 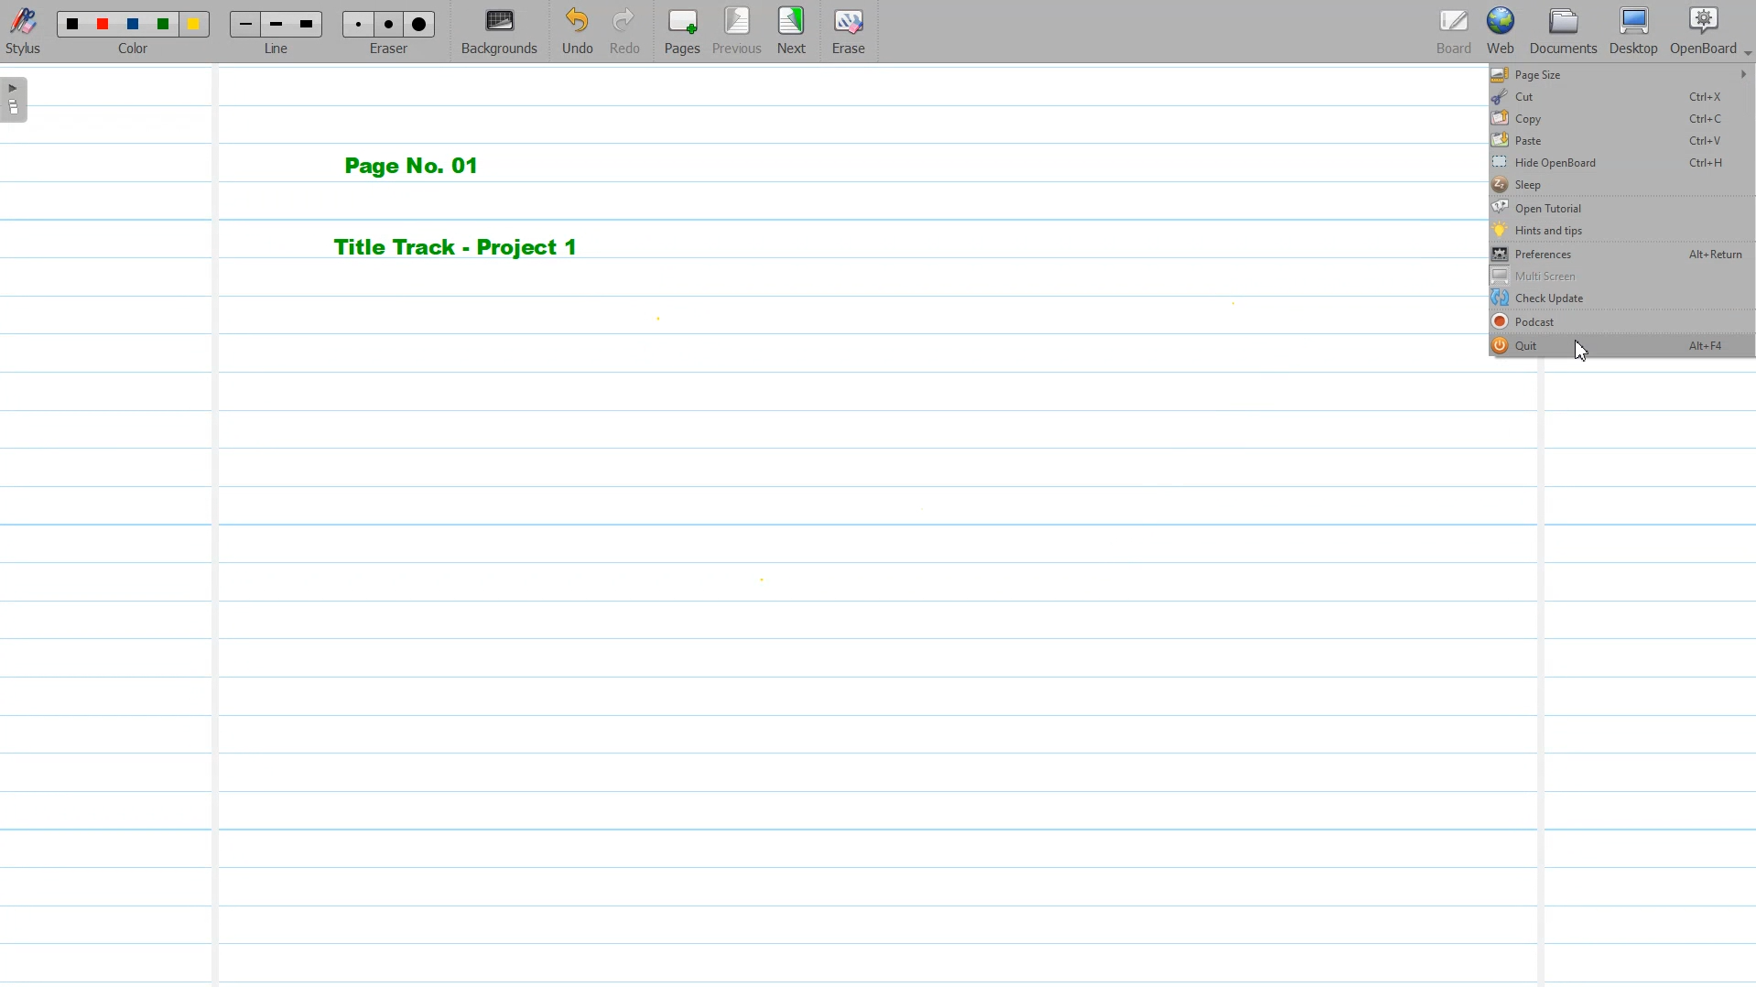 What do you see at coordinates (738, 31) in the screenshot?
I see `Previous` at bounding box center [738, 31].